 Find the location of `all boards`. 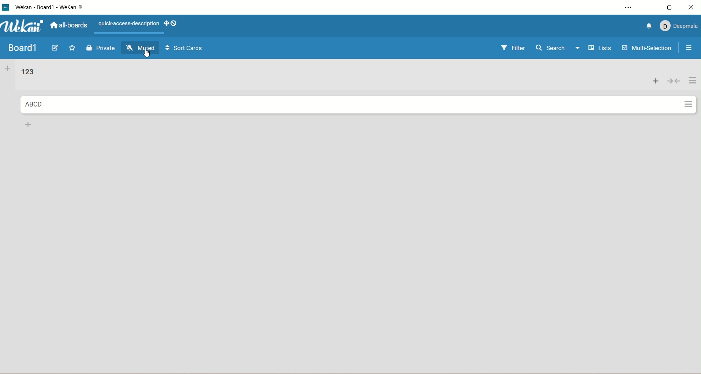

all boards is located at coordinates (68, 25).